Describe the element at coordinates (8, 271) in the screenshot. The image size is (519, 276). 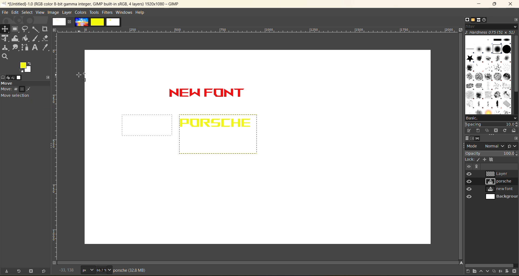
I see `save tool preset` at that location.